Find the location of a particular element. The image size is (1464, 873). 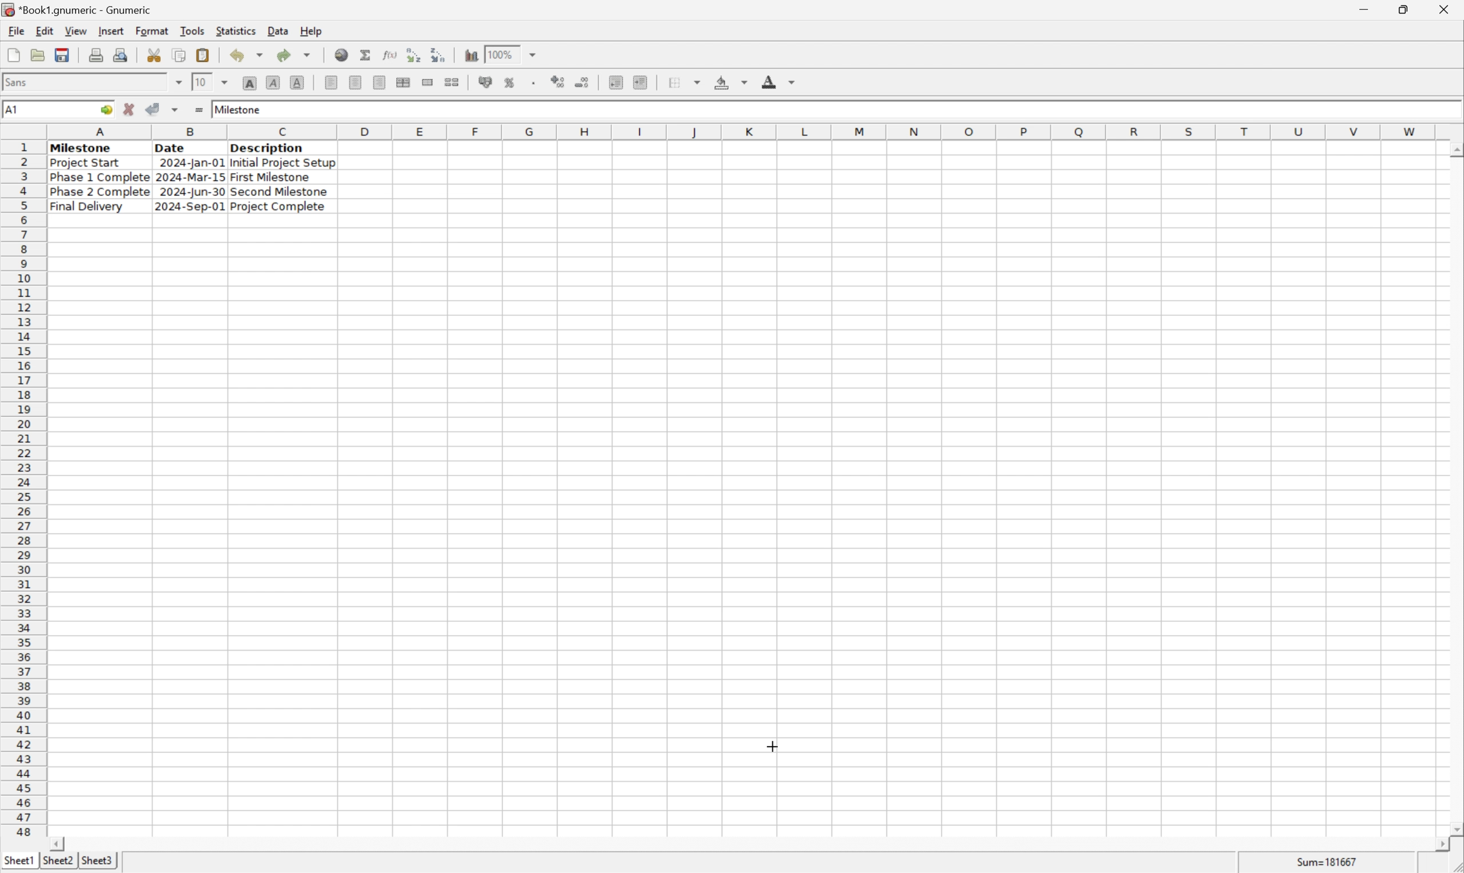

format selection as percentage is located at coordinates (511, 82).